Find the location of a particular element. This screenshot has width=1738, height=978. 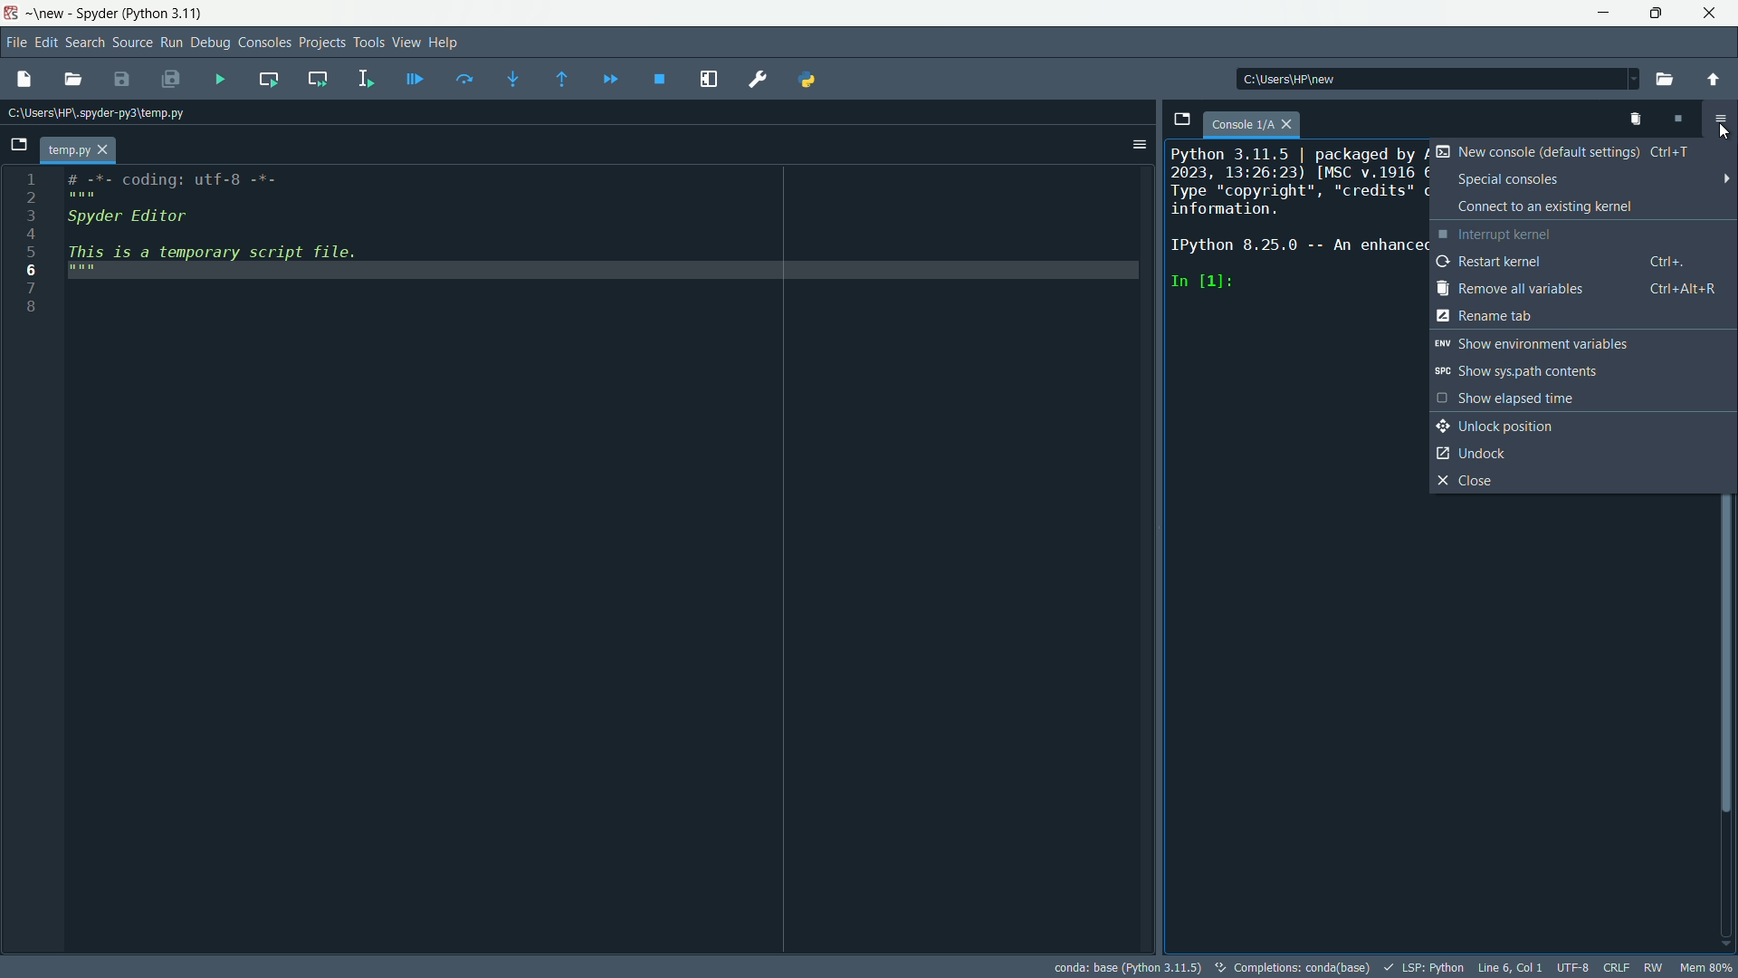

Connect to an existing kernel is located at coordinates (1570, 206).